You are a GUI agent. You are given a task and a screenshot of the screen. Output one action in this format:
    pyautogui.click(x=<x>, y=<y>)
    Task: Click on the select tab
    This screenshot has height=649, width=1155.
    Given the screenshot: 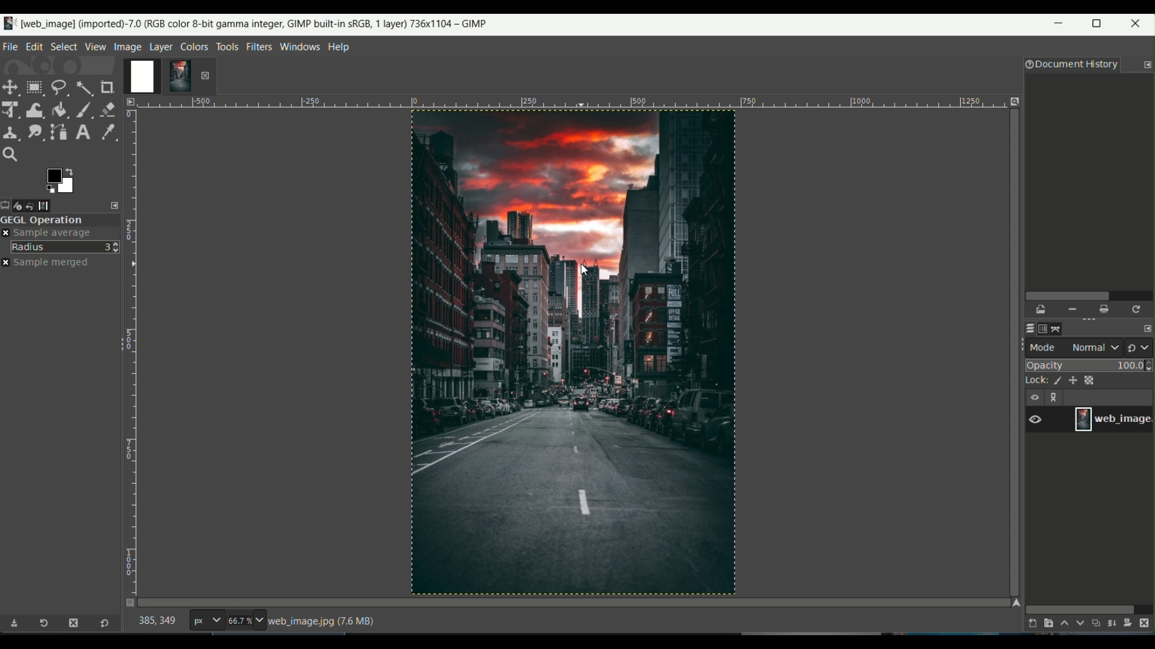 What is the action you would take?
    pyautogui.click(x=63, y=46)
    